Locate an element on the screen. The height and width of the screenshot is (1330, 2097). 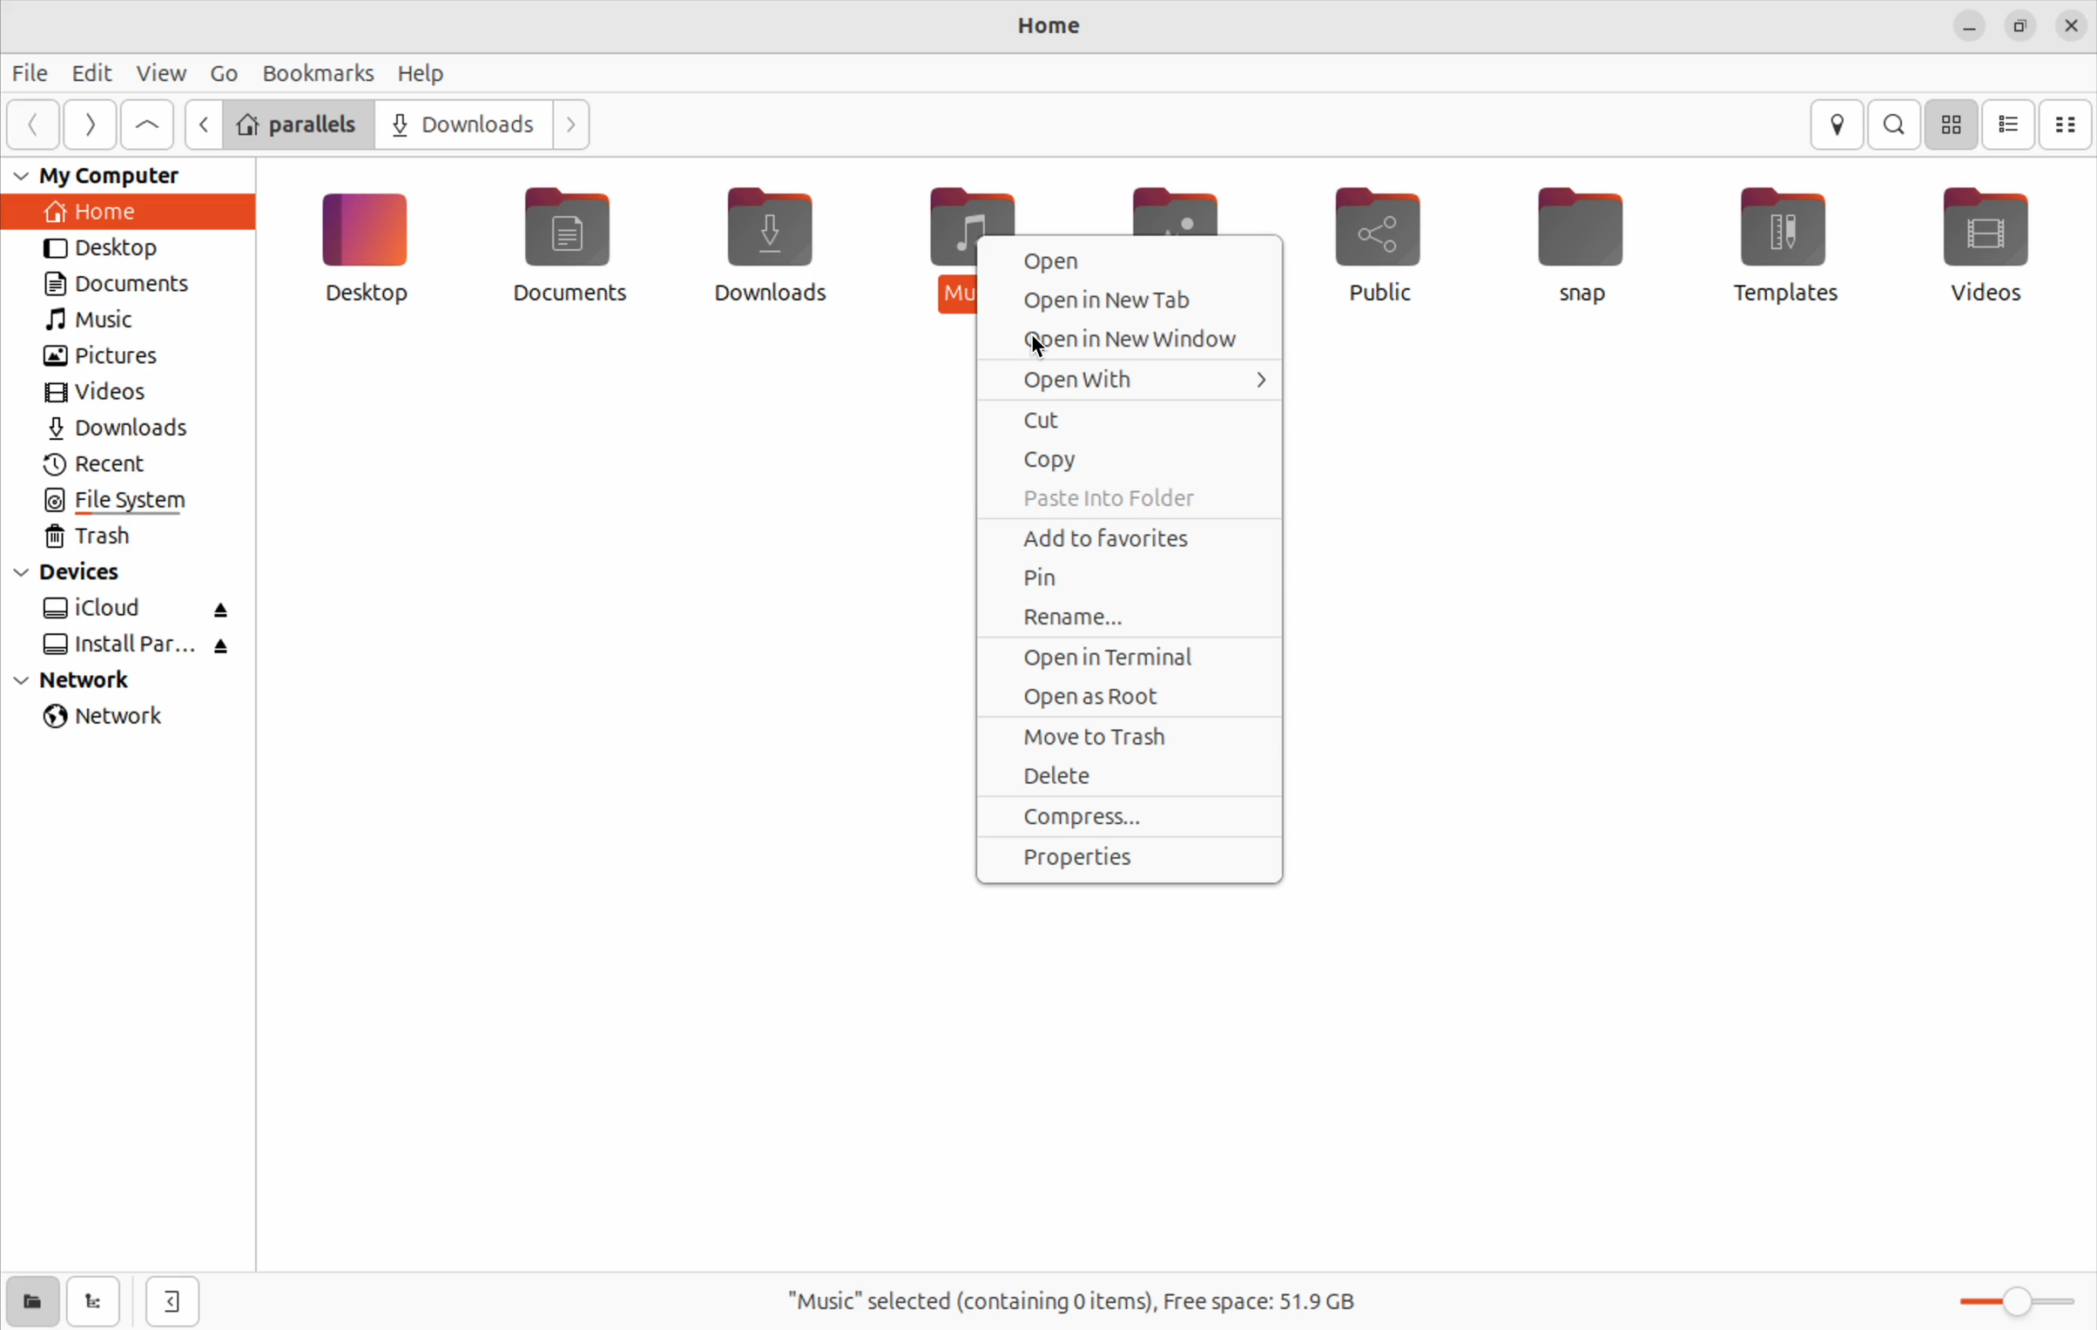
Documents file is located at coordinates (577, 247).